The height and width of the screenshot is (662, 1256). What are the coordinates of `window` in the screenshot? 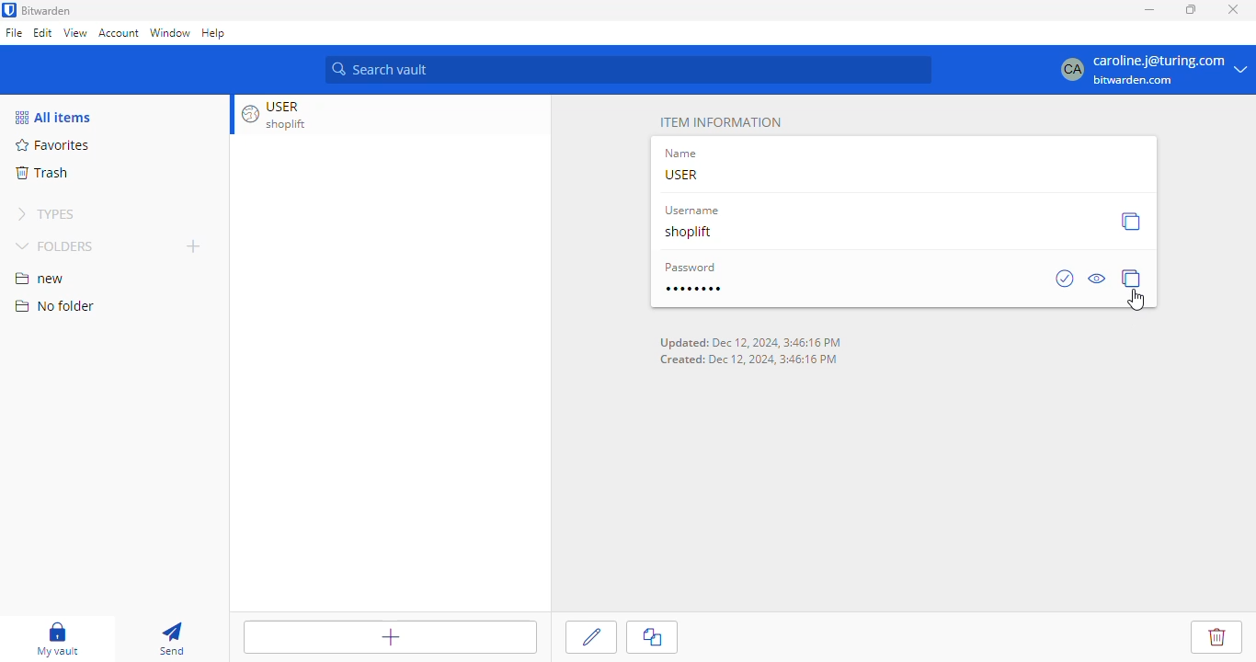 It's located at (171, 36).